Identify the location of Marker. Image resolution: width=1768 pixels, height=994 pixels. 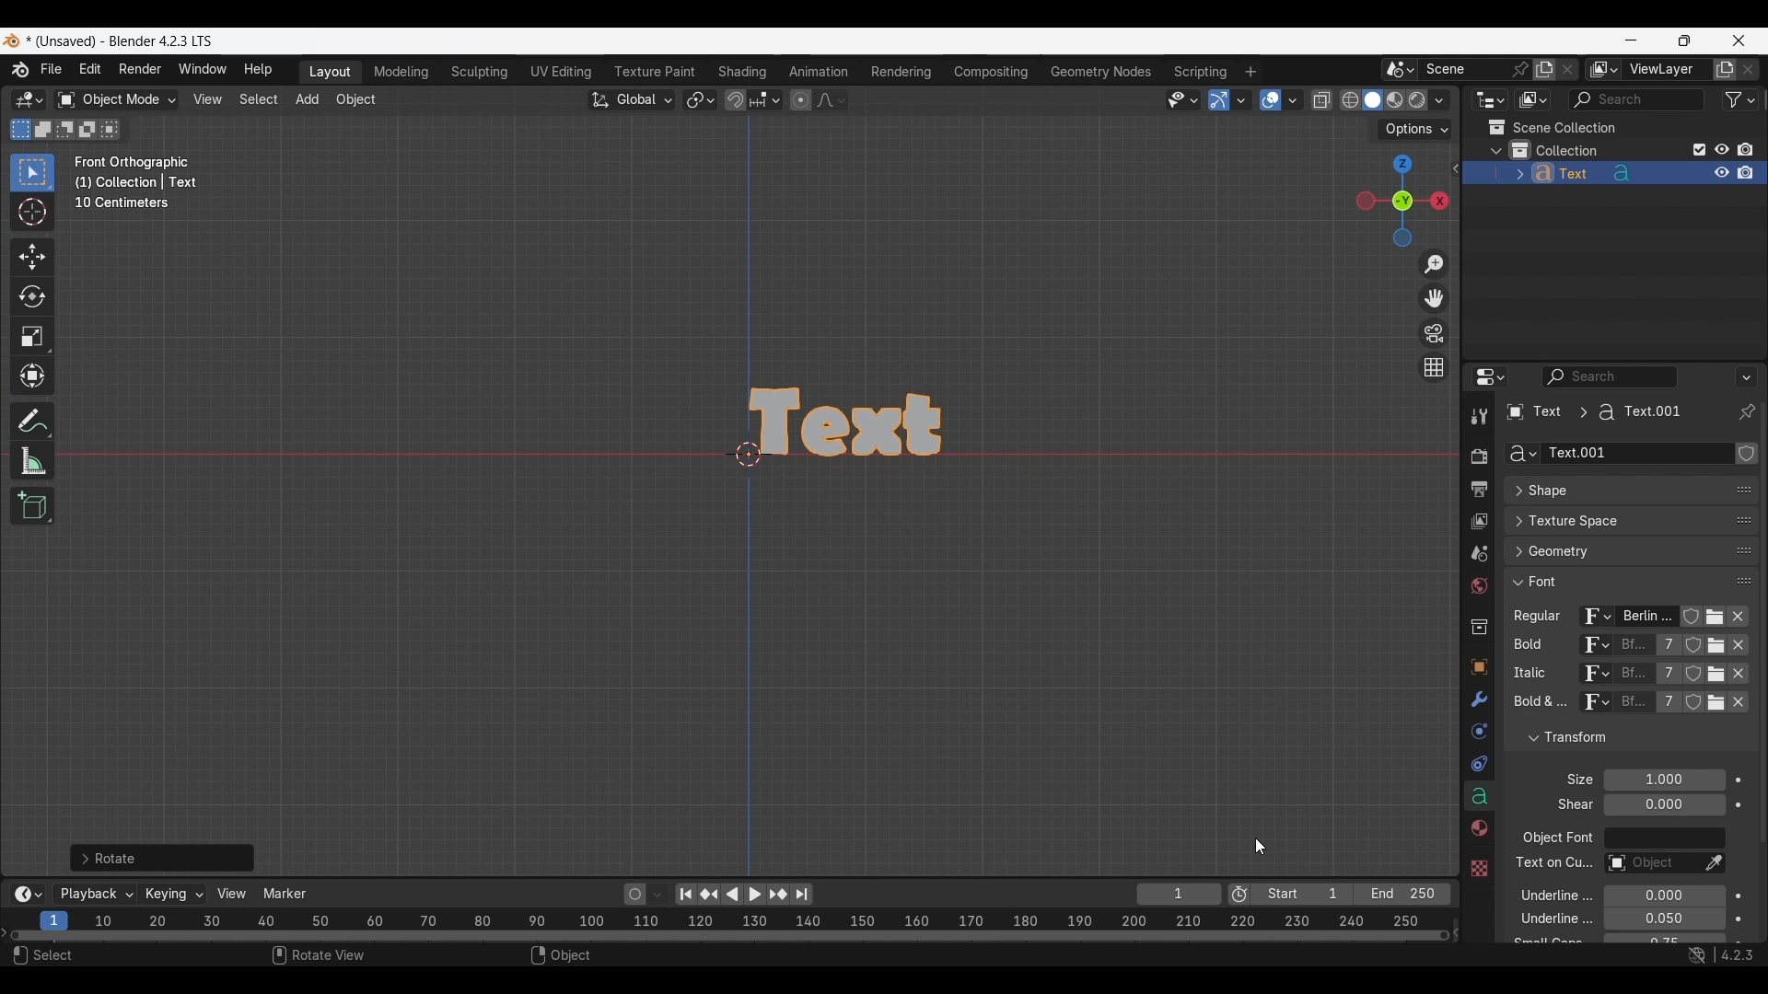
(285, 894).